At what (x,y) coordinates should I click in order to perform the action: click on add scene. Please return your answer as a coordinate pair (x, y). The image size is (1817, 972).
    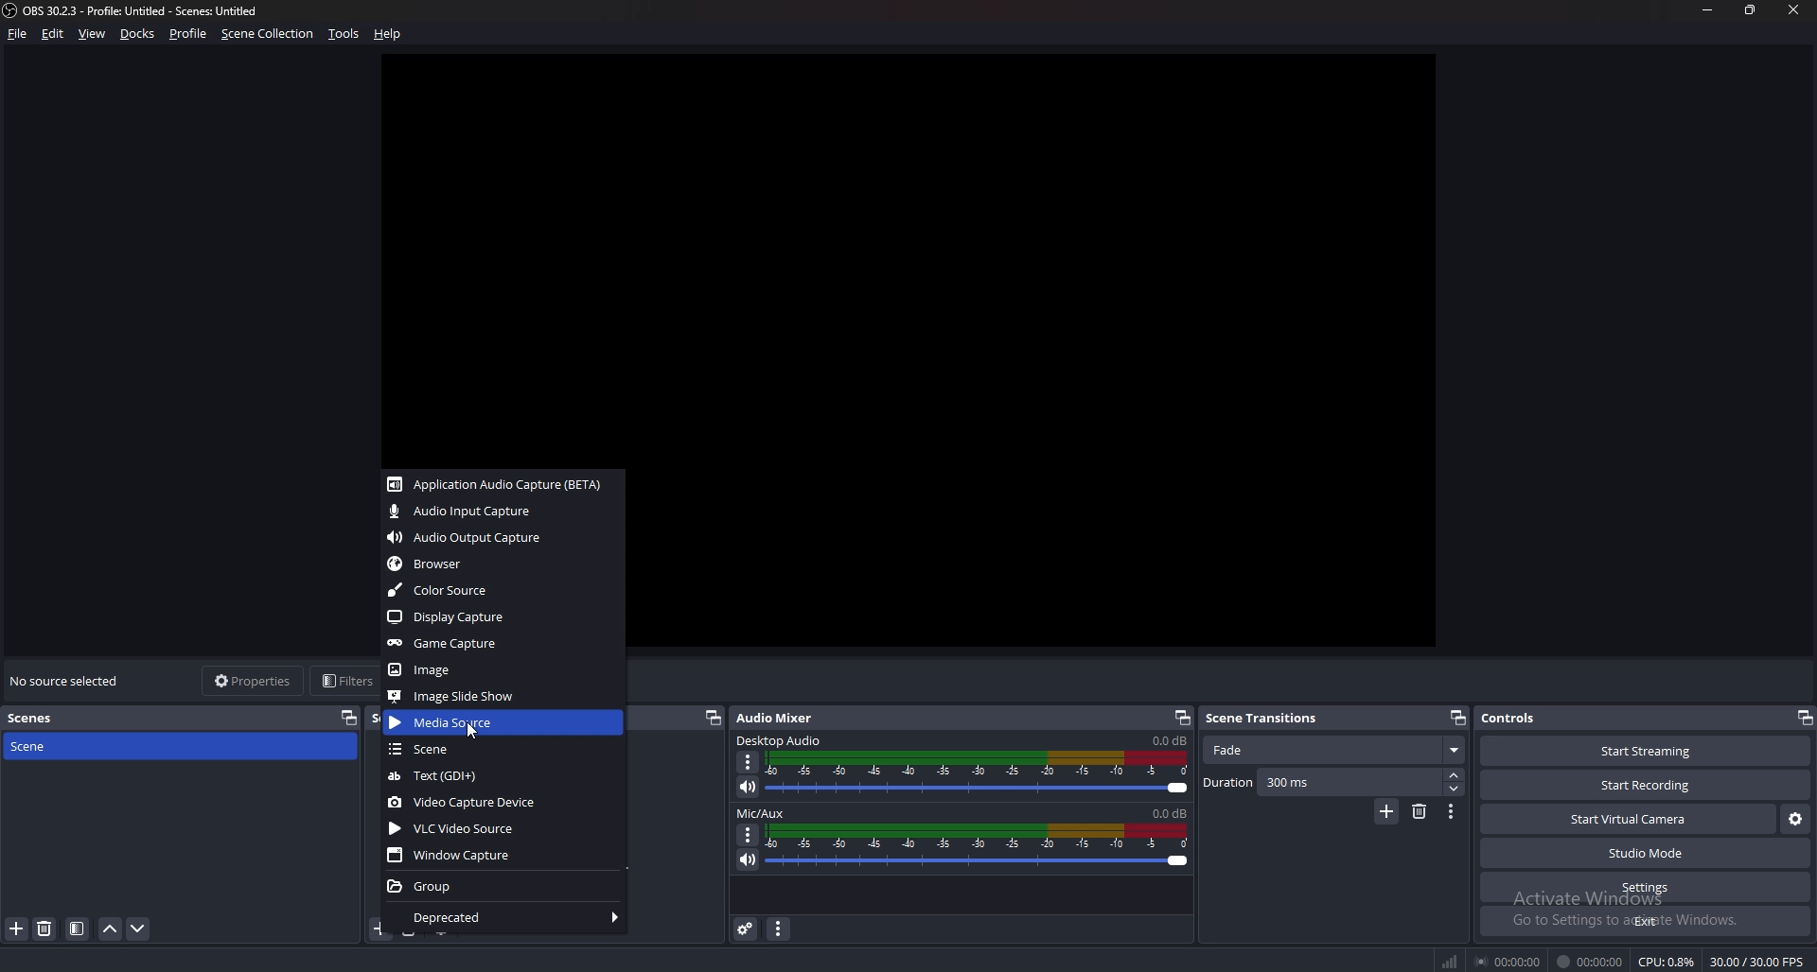
    Looking at the image, I should click on (18, 929).